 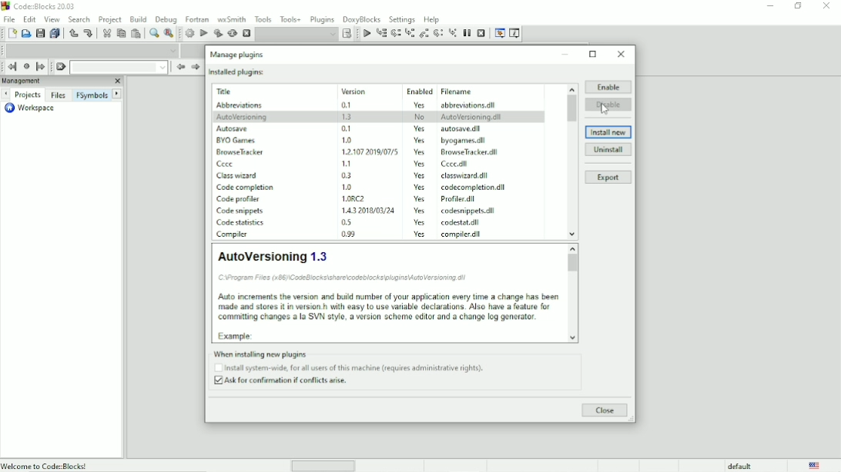 I want to click on Install now, so click(x=608, y=132).